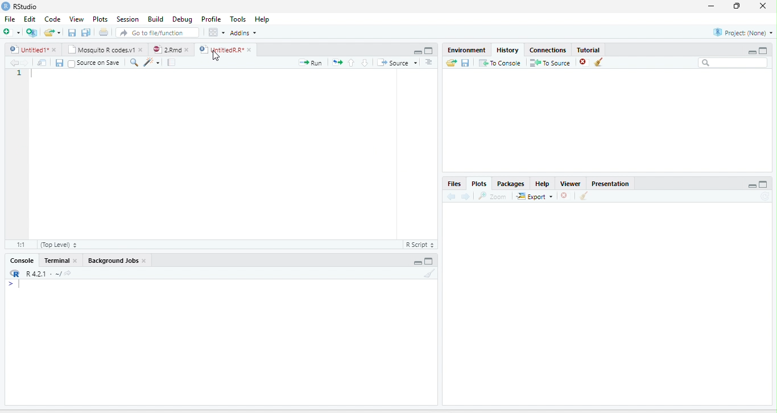  I want to click on Code, so click(53, 19).